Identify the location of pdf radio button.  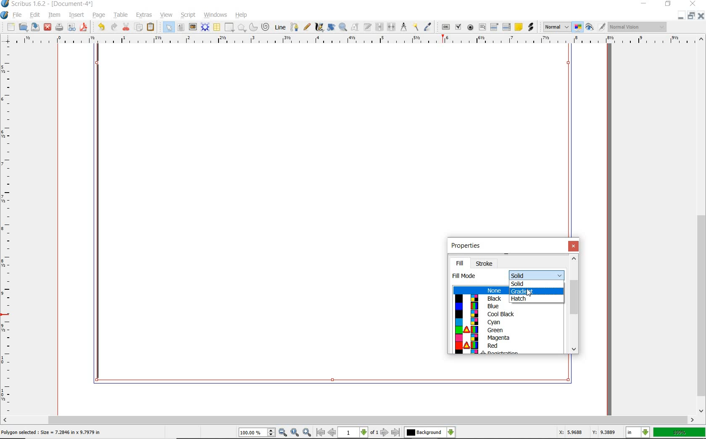
(469, 28).